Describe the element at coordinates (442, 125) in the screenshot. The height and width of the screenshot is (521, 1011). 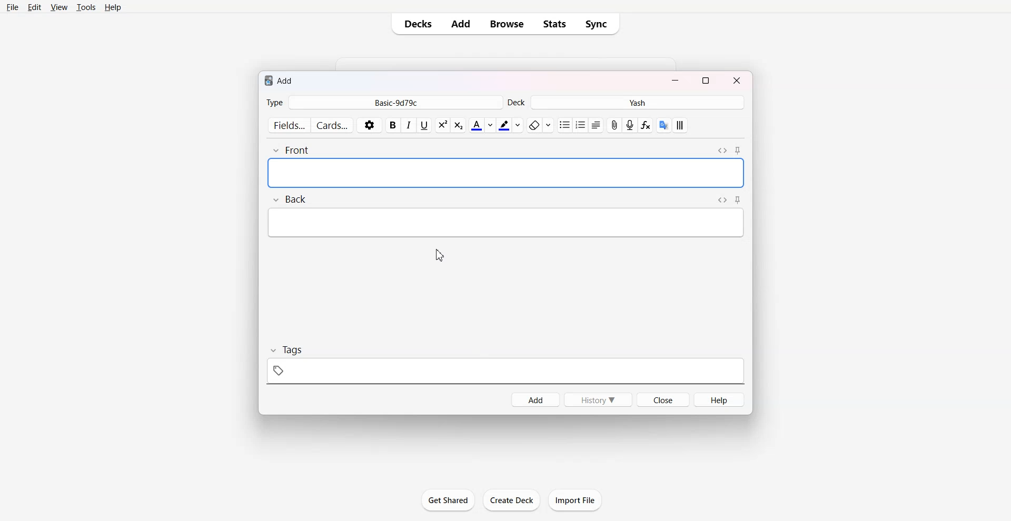
I see `Subscript` at that location.